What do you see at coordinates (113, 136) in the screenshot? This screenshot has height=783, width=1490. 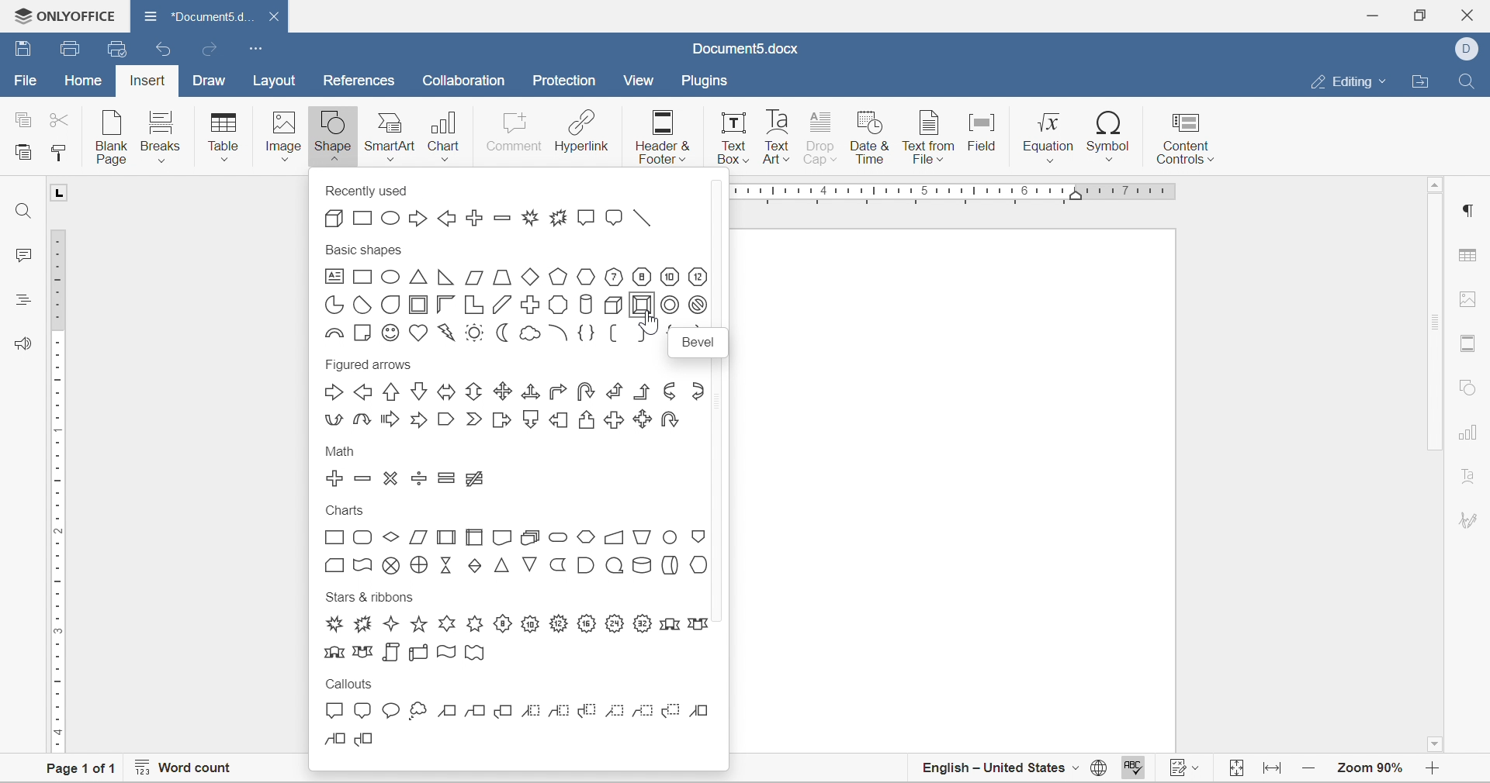 I see `blank page` at bounding box center [113, 136].